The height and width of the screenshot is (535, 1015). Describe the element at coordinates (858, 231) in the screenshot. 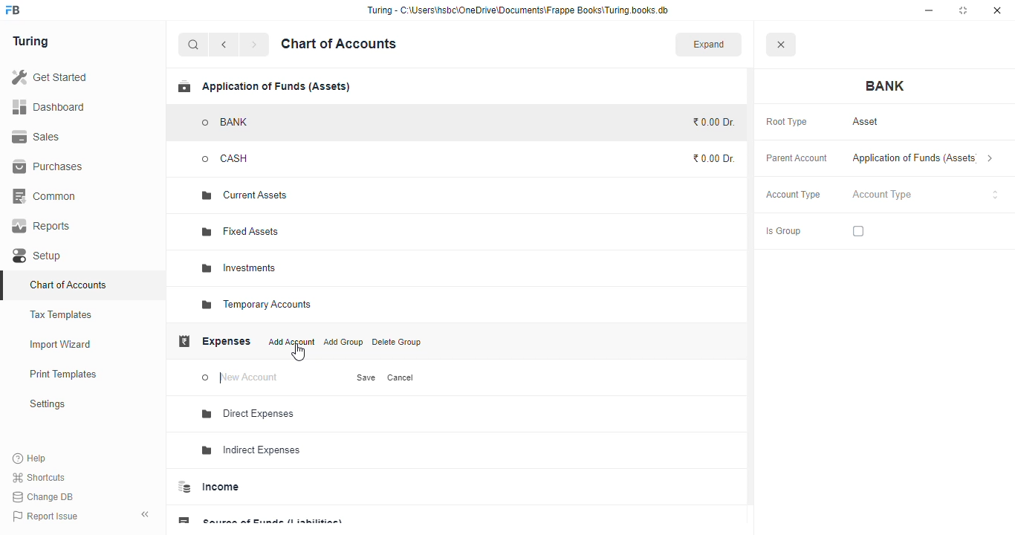

I see `checkbox` at that location.